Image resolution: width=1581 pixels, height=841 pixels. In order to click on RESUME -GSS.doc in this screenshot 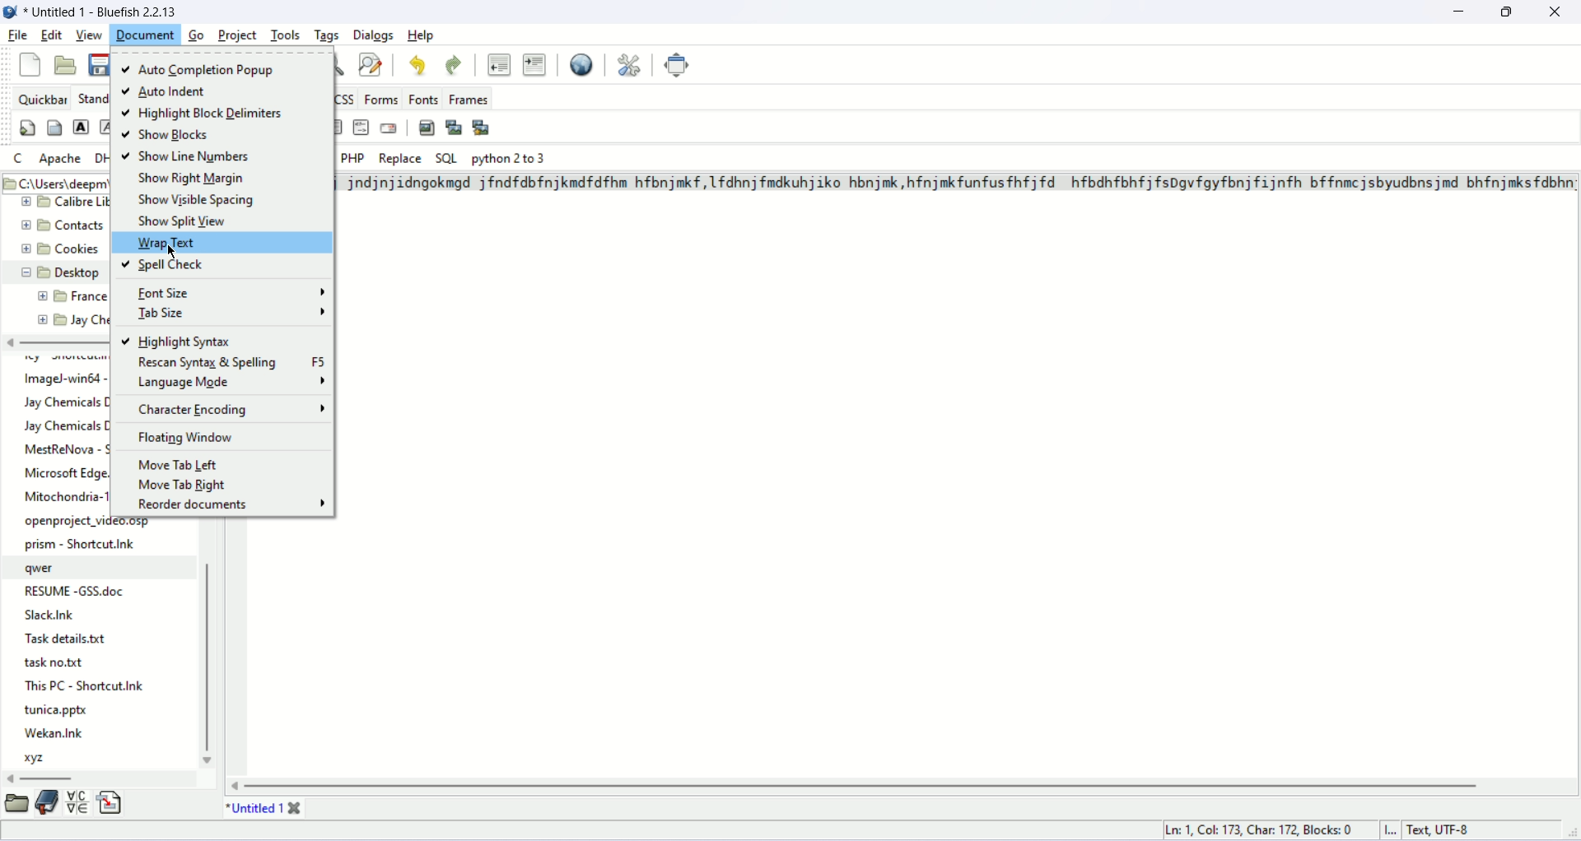, I will do `click(77, 588)`.